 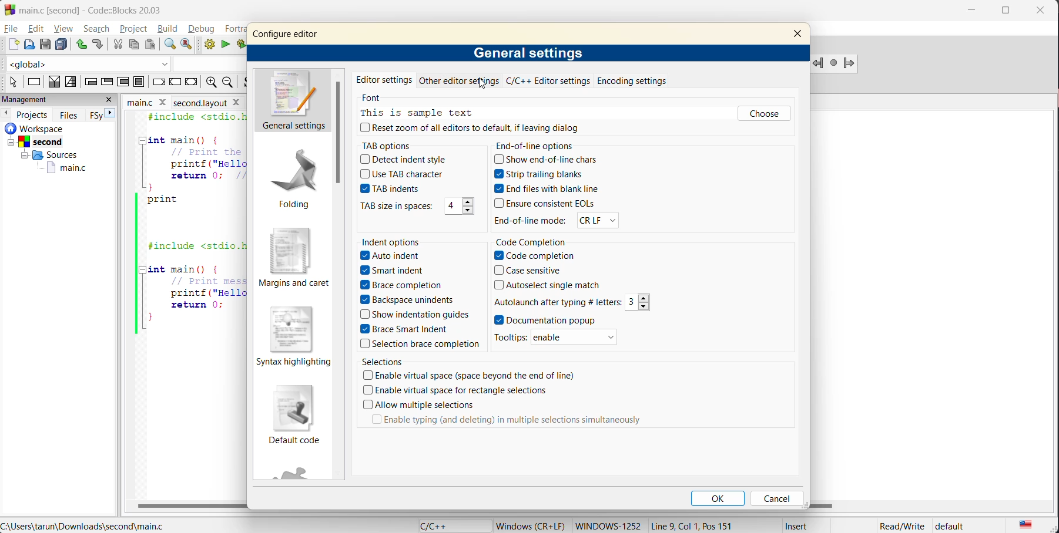 I want to click on TAB indents, so click(x=395, y=188).